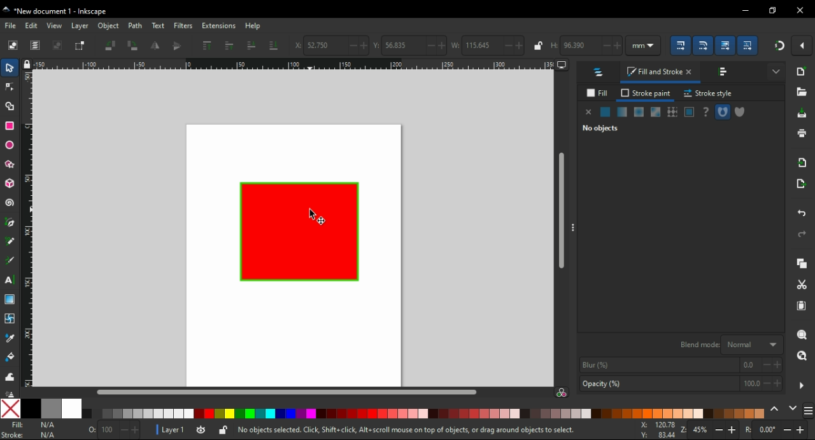 Image resolution: width=815 pixels, height=440 pixels. What do you see at coordinates (229, 46) in the screenshot?
I see `raise` at bounding box center [229, 46].